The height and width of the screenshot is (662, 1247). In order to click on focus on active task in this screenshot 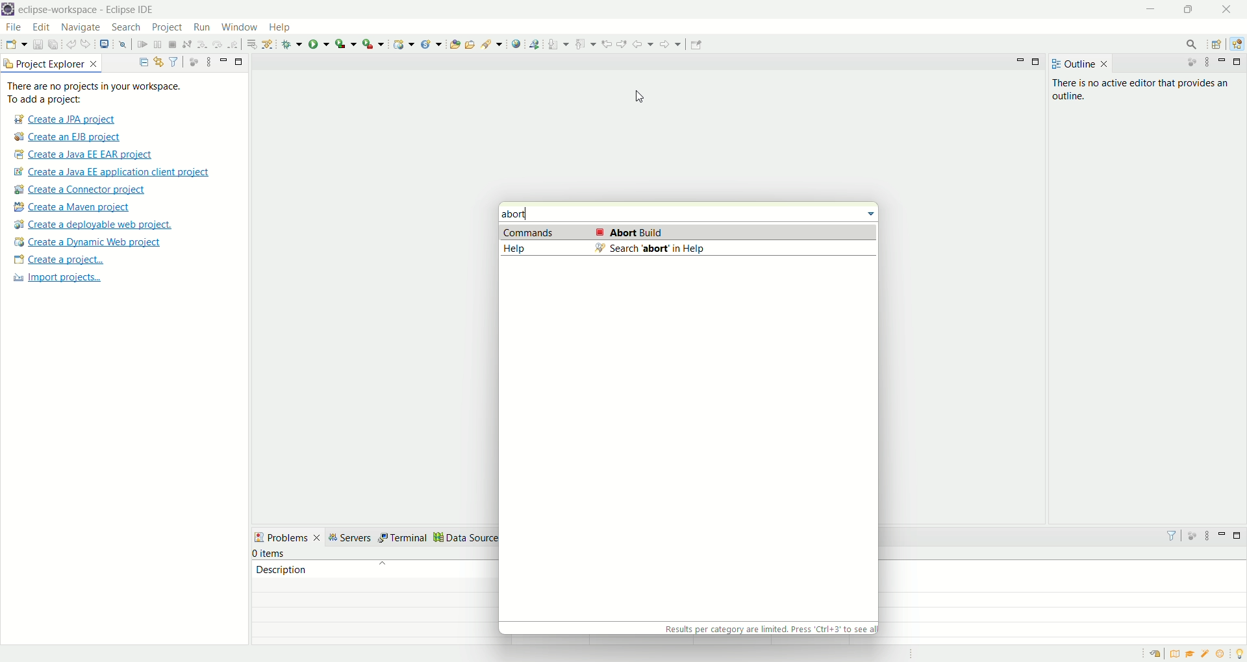, I will do `click(193, 60)`.